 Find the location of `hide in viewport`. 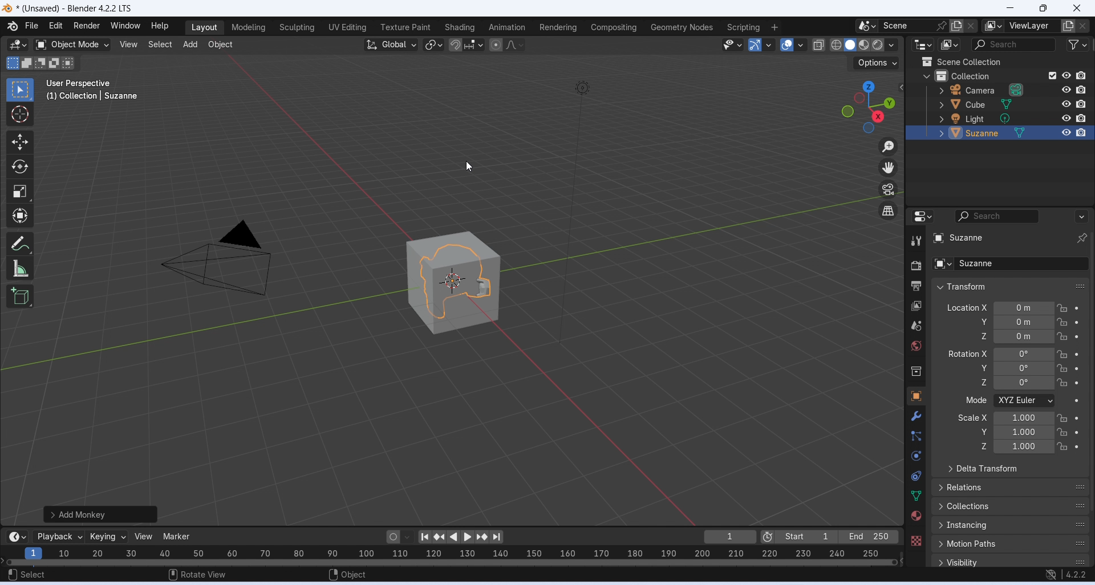

hide in viewport is located at coordinates (1066, 119).